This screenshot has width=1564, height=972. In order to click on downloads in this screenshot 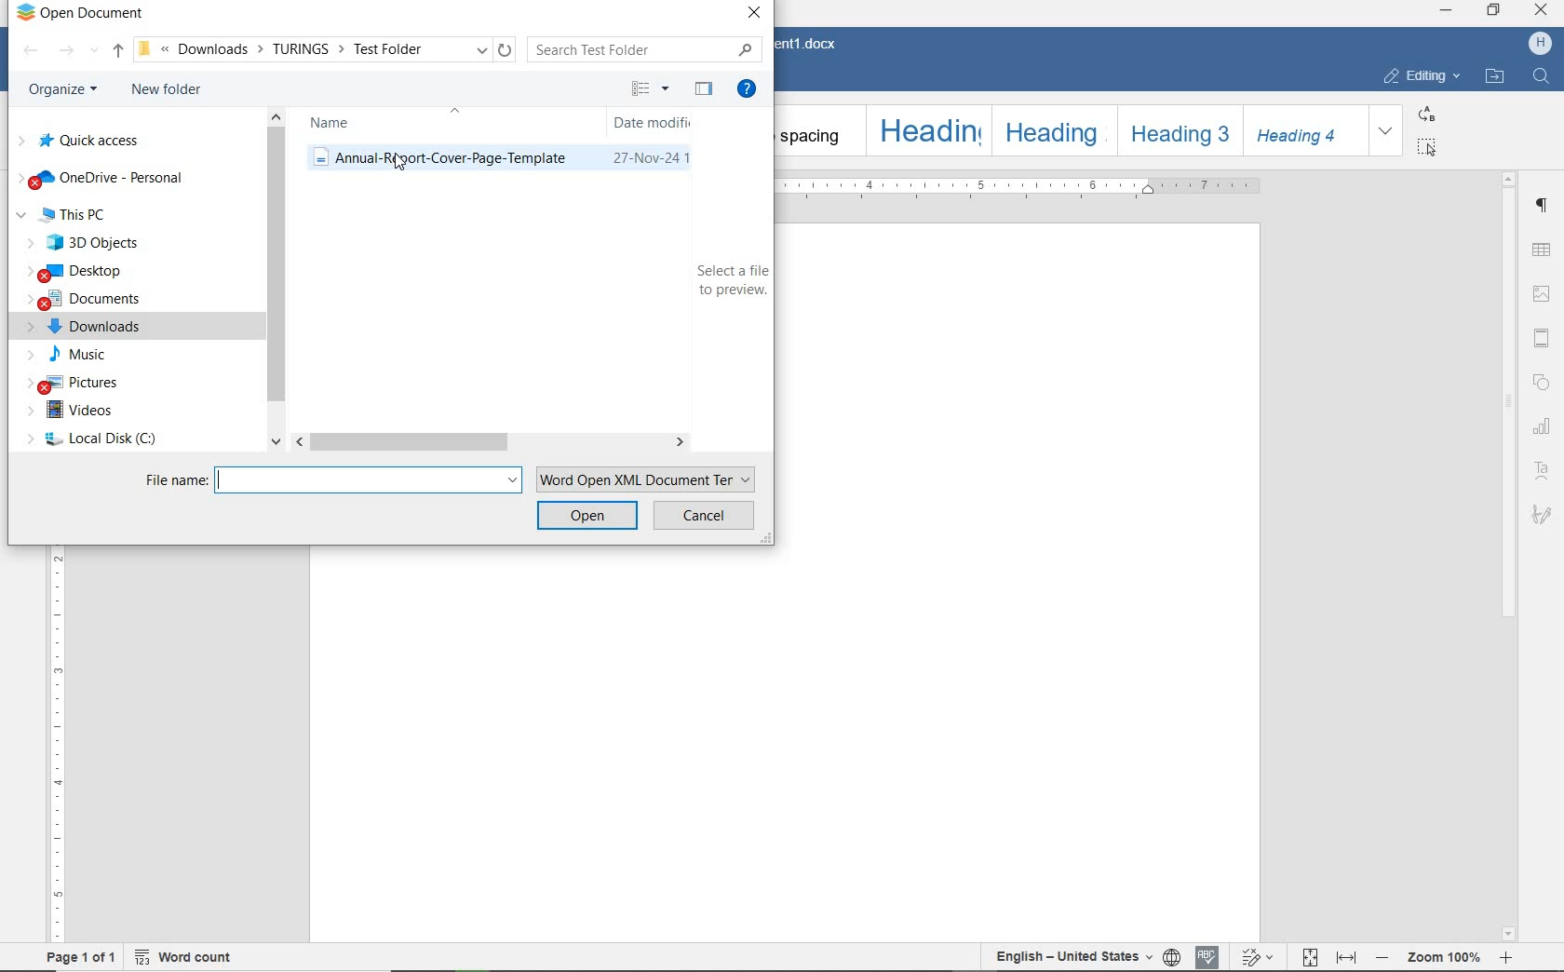, I will do `click(96, 328)`.